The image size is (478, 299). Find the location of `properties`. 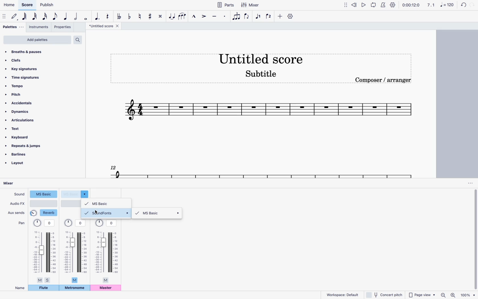

properties is located at coordinates (64, 28).